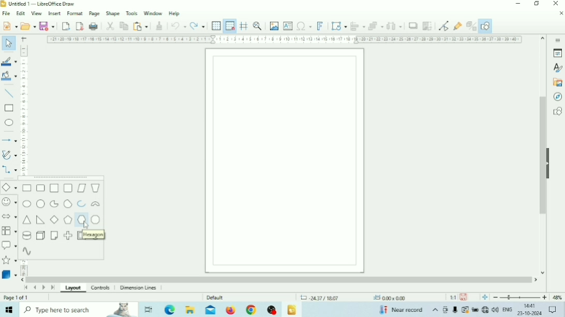  What do you see at coordinates (101, 288) in the screenshot?
I see `Controls` at bounding box center [101, 288].